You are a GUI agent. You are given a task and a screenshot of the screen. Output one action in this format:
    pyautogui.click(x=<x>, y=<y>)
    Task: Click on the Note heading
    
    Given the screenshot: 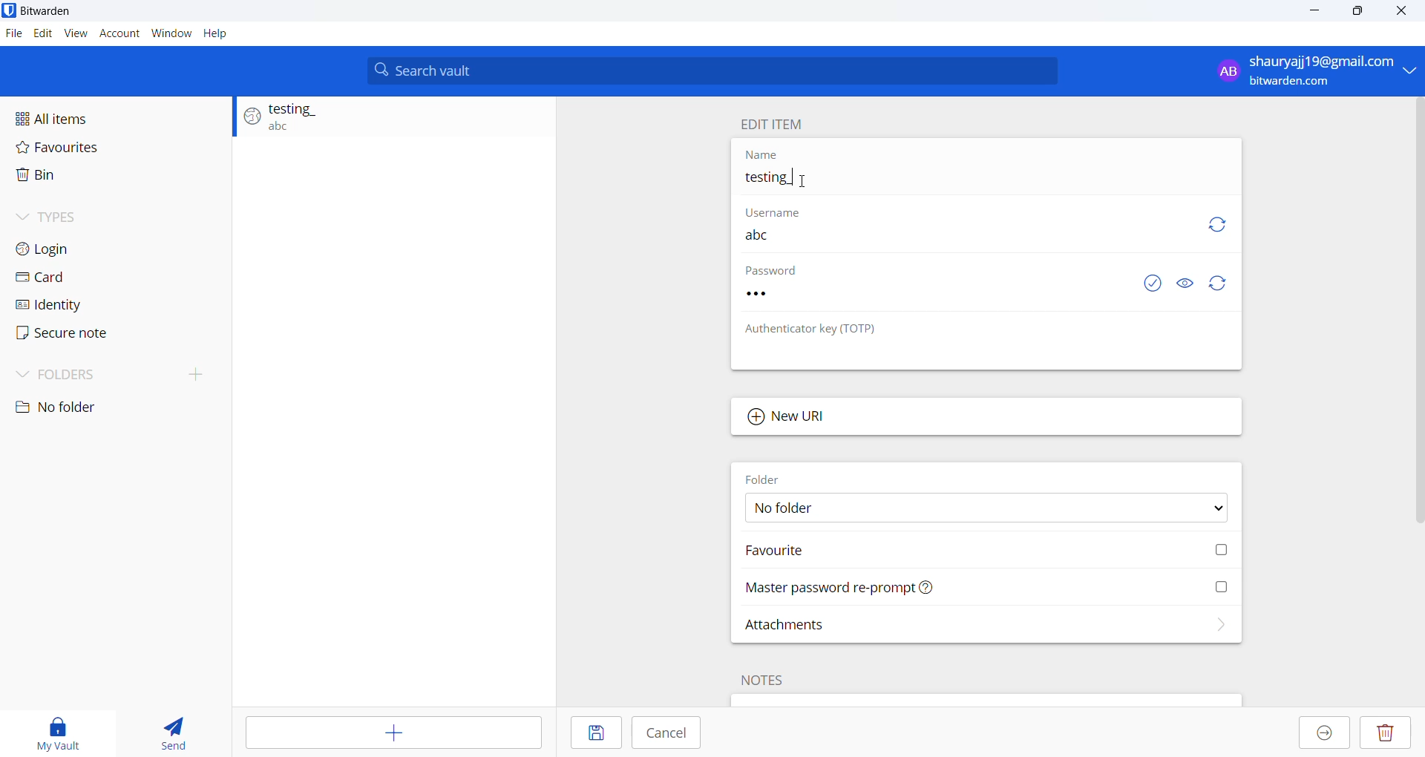 What is the action you would take?
    pyautogui.click(x=761, y=683)
    